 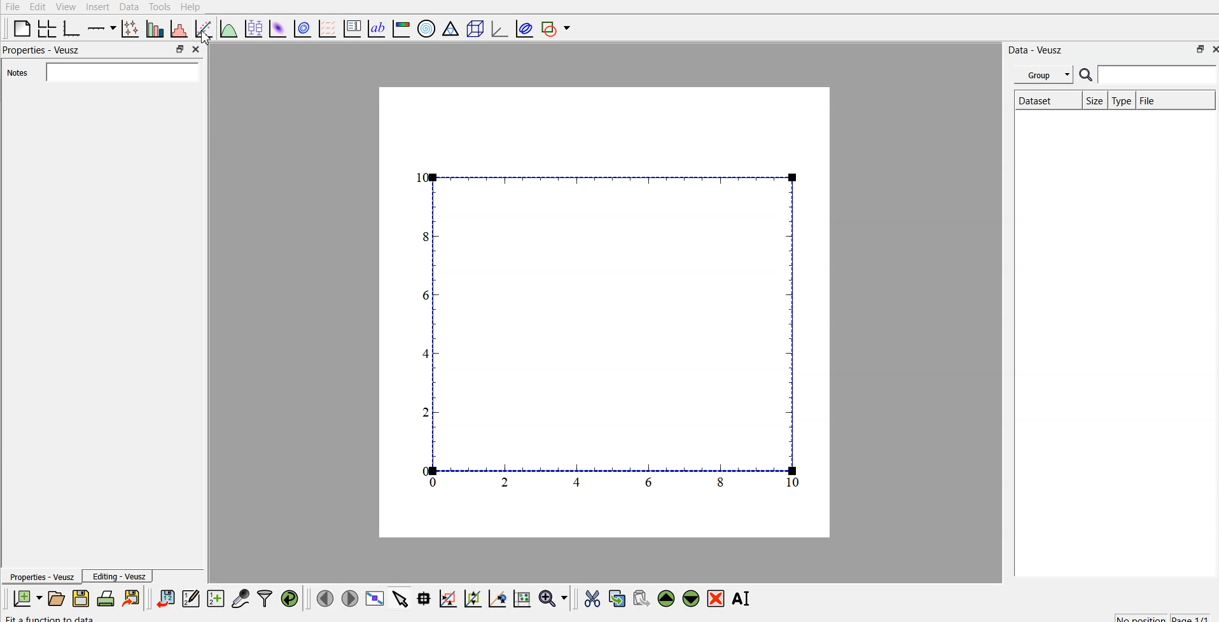 I want to click on insert notes, so click(x=124, y=73).